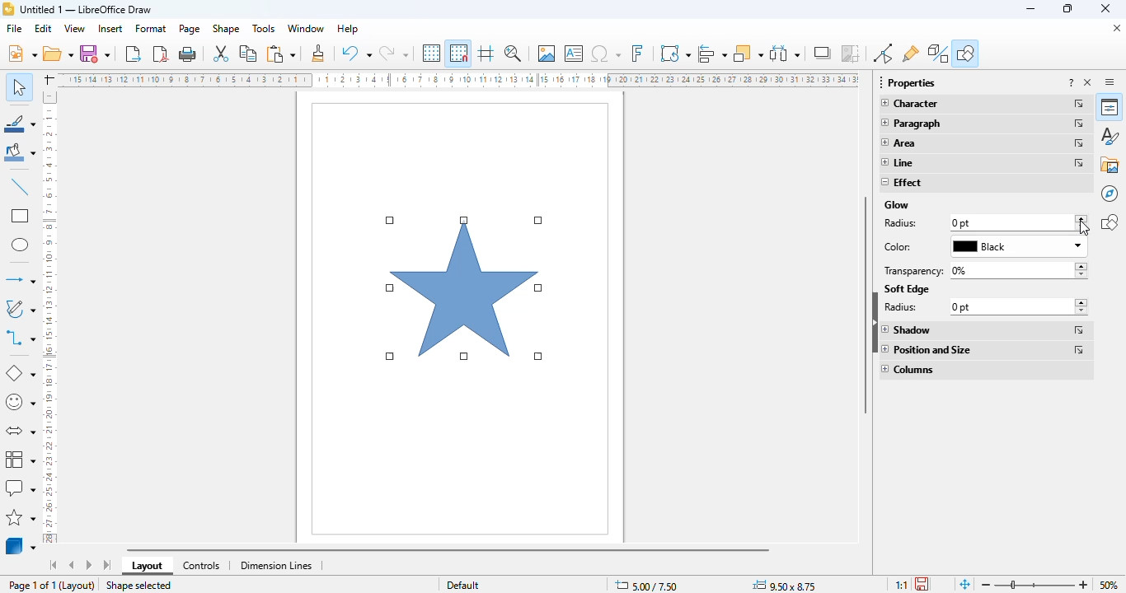 This screenshot has width=1126, height=593. Describe the element at coordinates (1081, 219) in the screenshot. I see `increase` at that location.